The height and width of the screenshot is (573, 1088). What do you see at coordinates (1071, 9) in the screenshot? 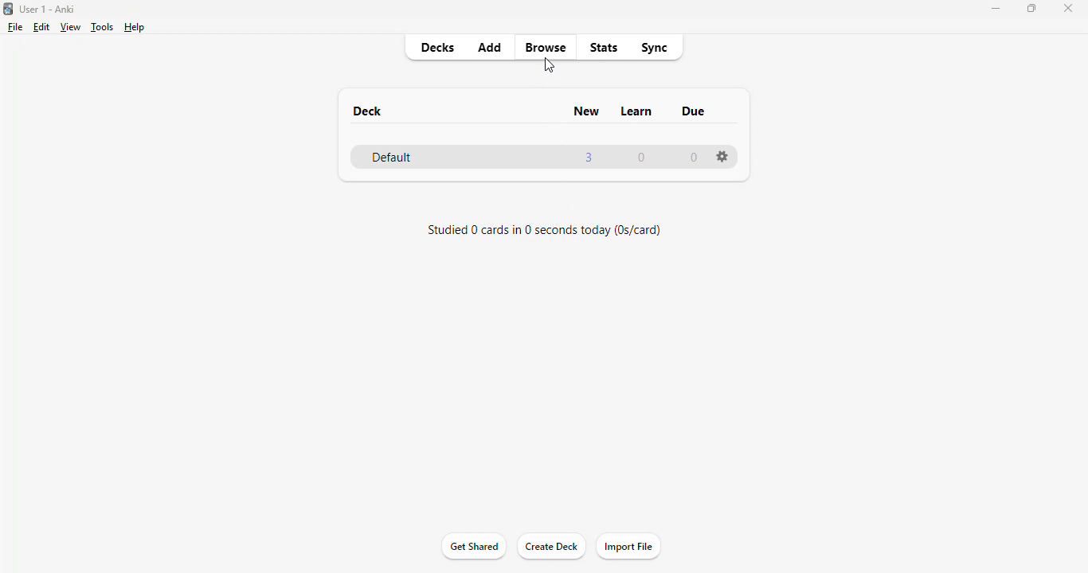
I see `close` at bounding box center [1071, 9].